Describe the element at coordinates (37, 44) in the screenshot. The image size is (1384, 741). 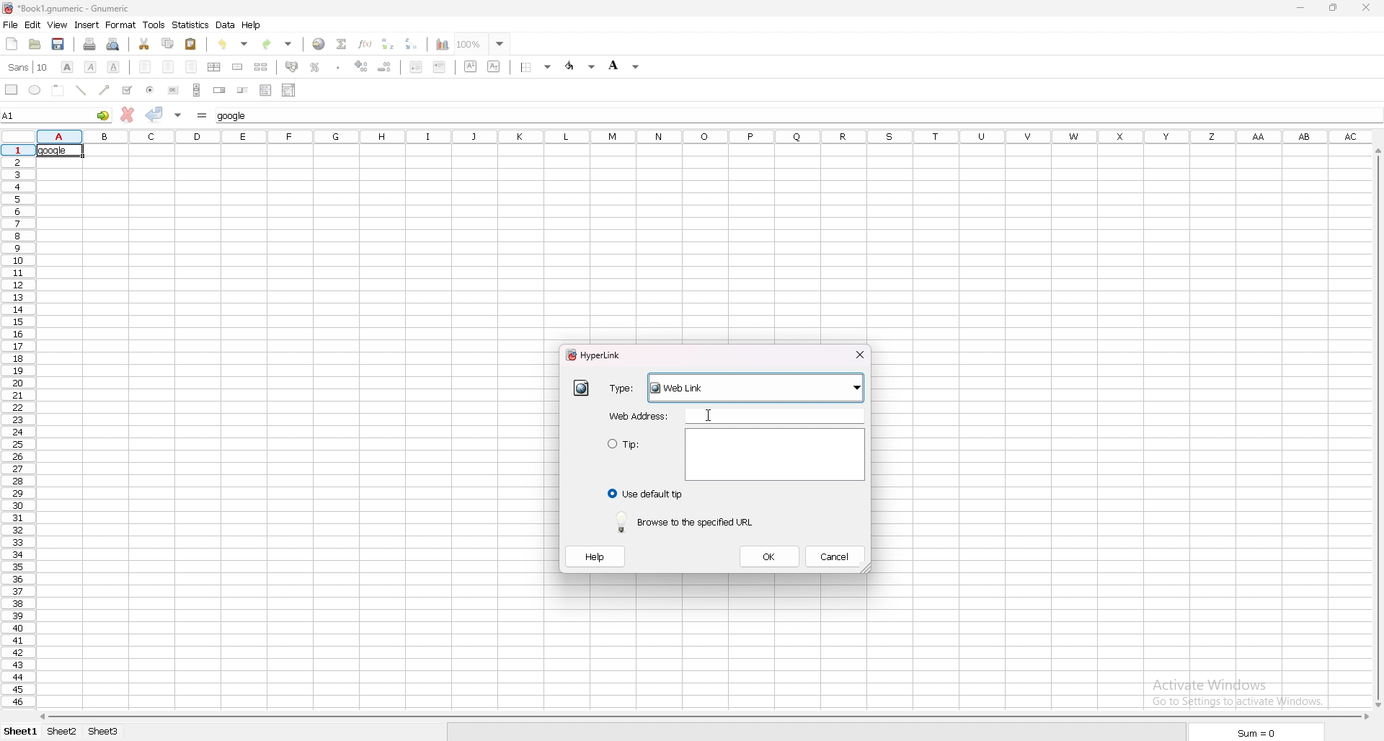
I see `open` at that location.